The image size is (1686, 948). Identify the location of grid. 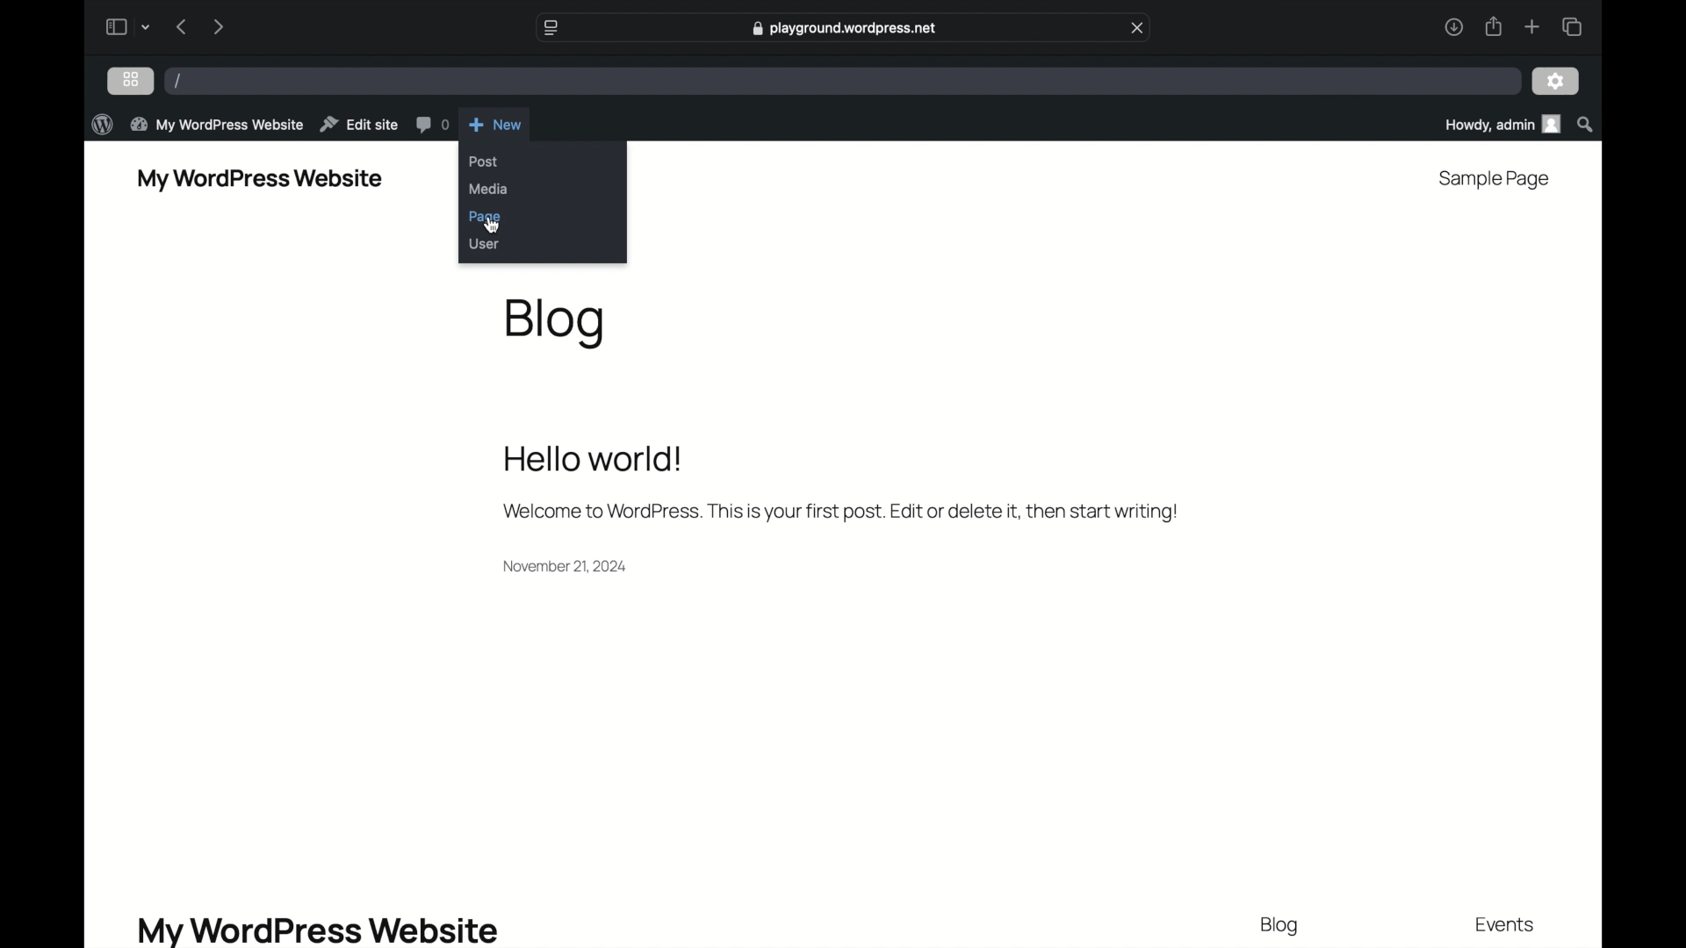
(131, 79).